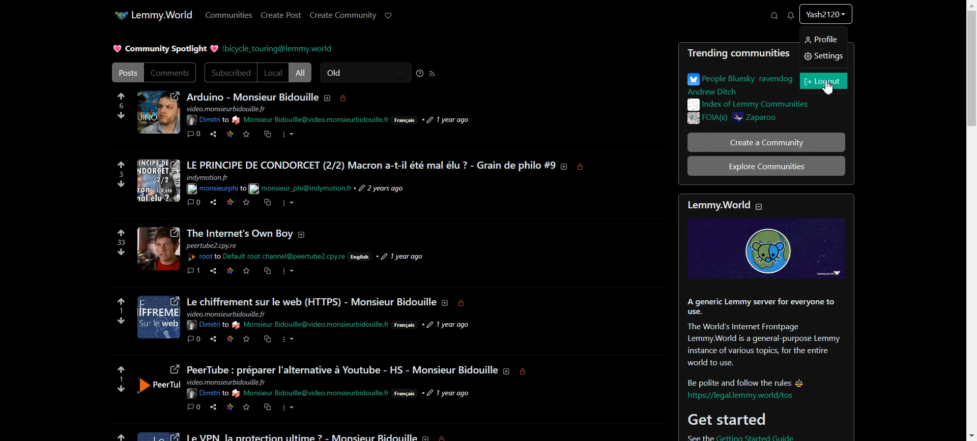 The image size is (977, 441). Describe the element at coordinates (406, 121) in the screenshot. I see `Francais` at that location.